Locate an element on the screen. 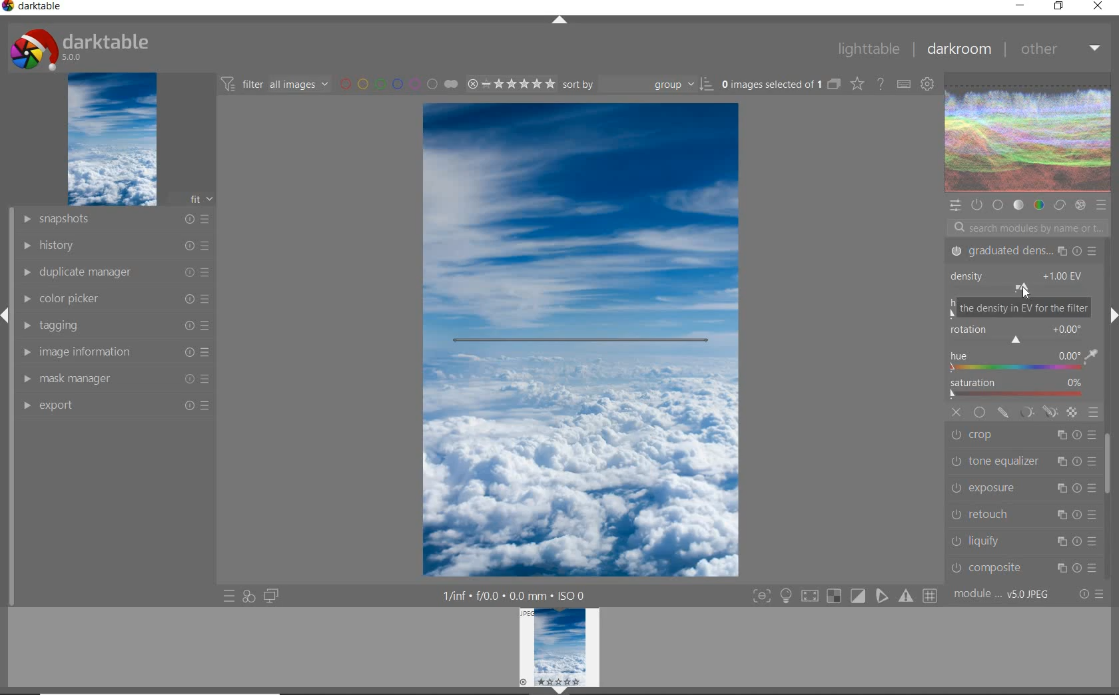  liquify is located at coordinates (1026, 540).